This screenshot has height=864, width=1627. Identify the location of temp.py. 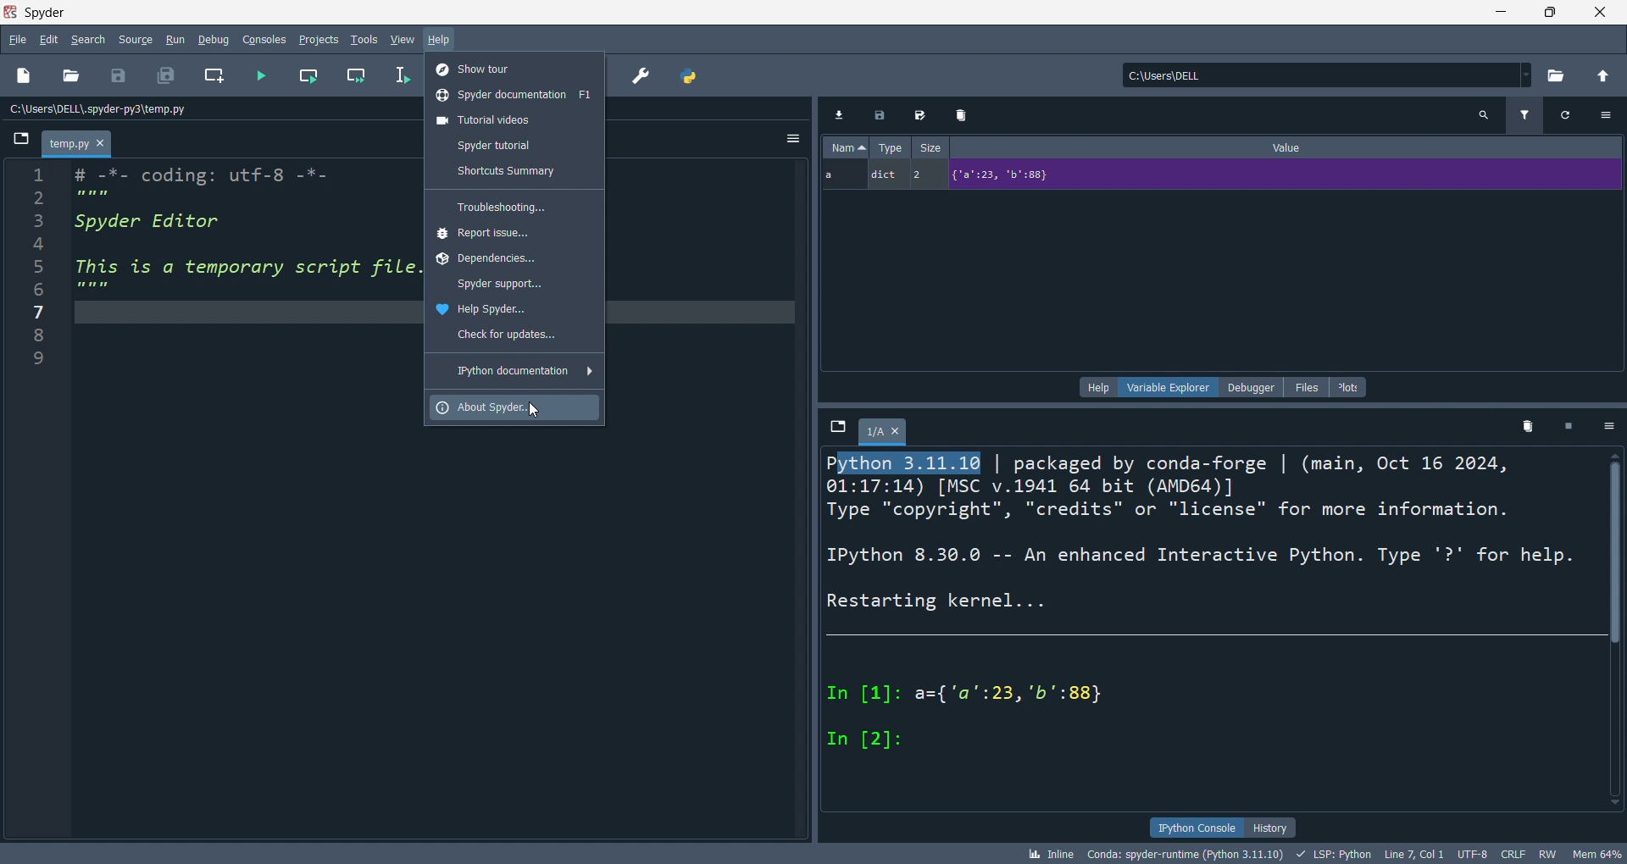
(76, 144).